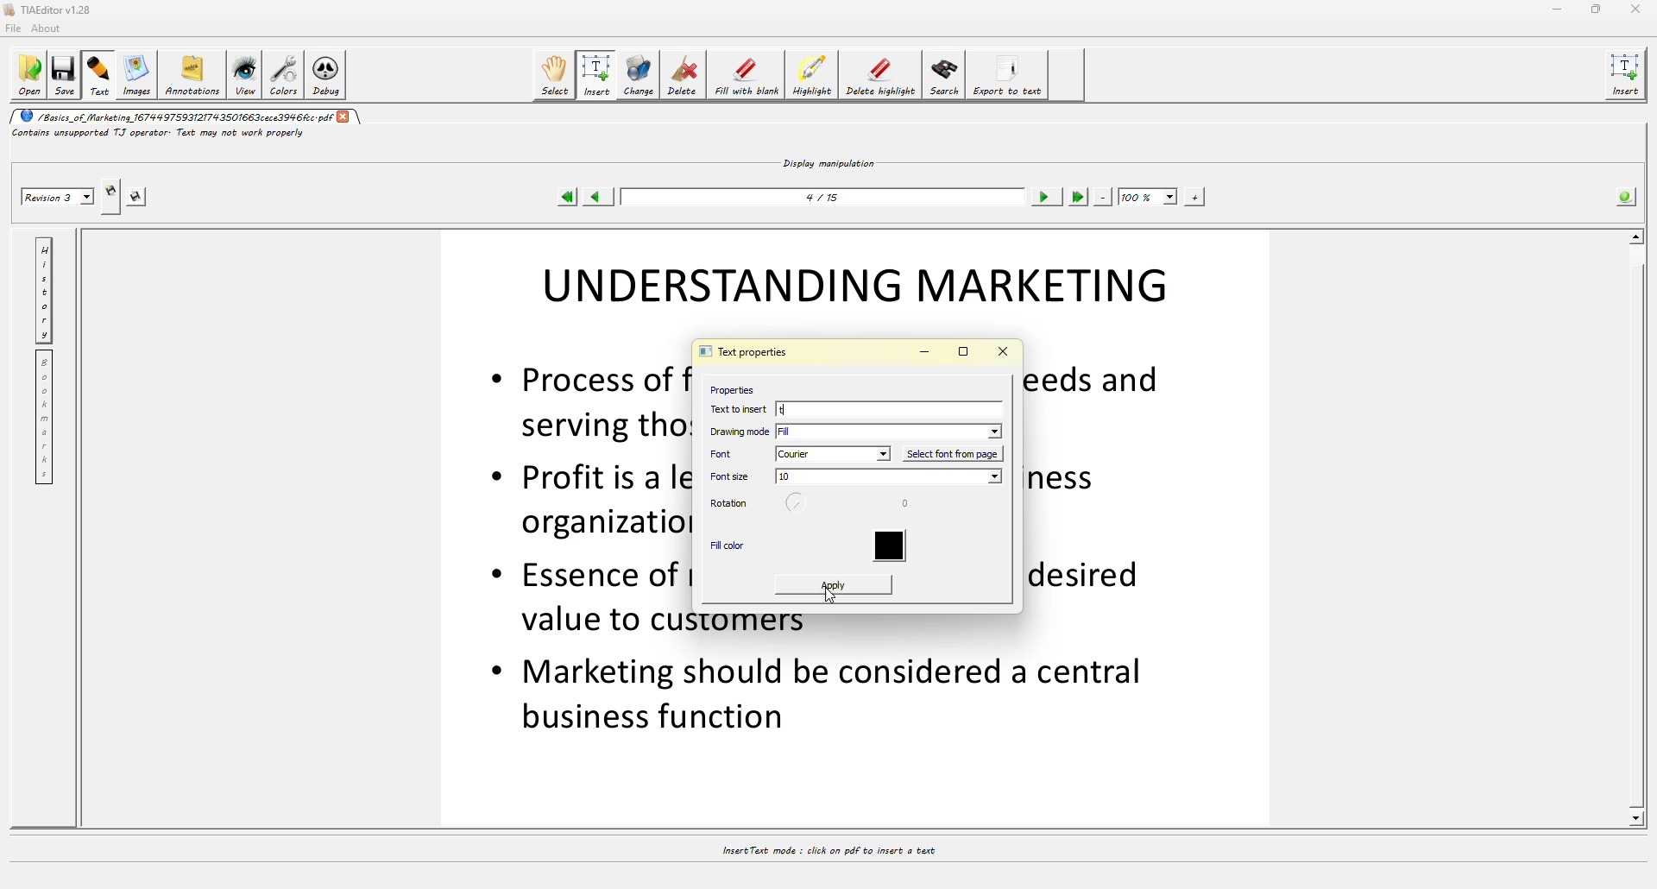 This screenshot has height=889, width=1657. What do you see at coordinates (853, 408) in the screenshot?
I see `t` at bounding box center [853, 408].